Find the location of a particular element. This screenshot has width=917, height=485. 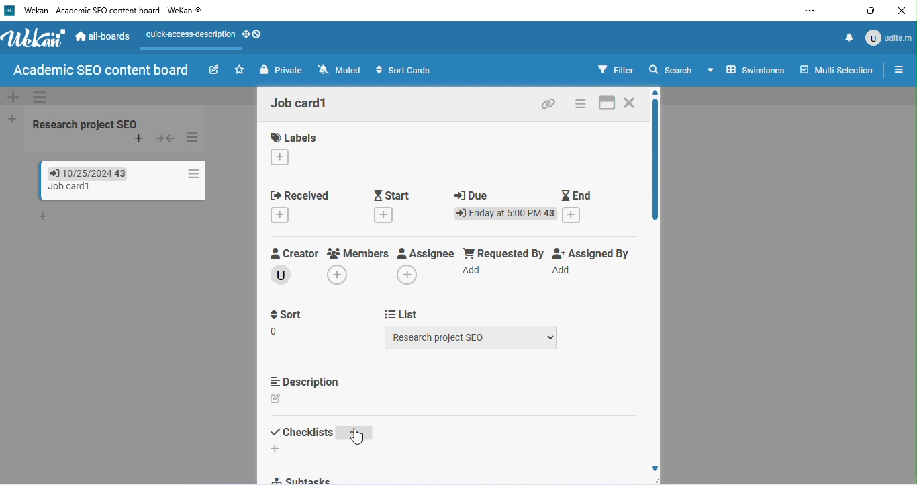

notification is located at coordinates (847, 37).